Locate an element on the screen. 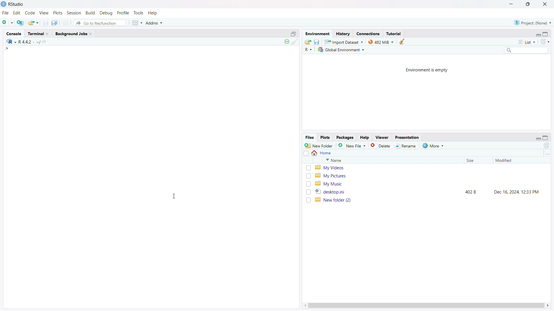 The width and height of the screenshot is (554, 311). background jobs is located at coordinates (71, 33).